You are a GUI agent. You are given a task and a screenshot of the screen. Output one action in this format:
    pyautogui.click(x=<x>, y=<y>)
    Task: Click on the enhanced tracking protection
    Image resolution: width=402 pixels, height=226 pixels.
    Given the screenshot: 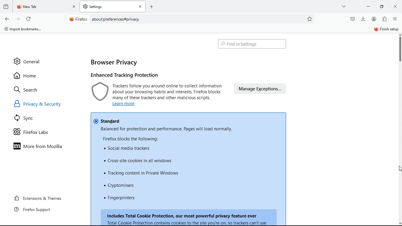 What is the action you would take?
    pyautogui.click(x=128, y=75)
    